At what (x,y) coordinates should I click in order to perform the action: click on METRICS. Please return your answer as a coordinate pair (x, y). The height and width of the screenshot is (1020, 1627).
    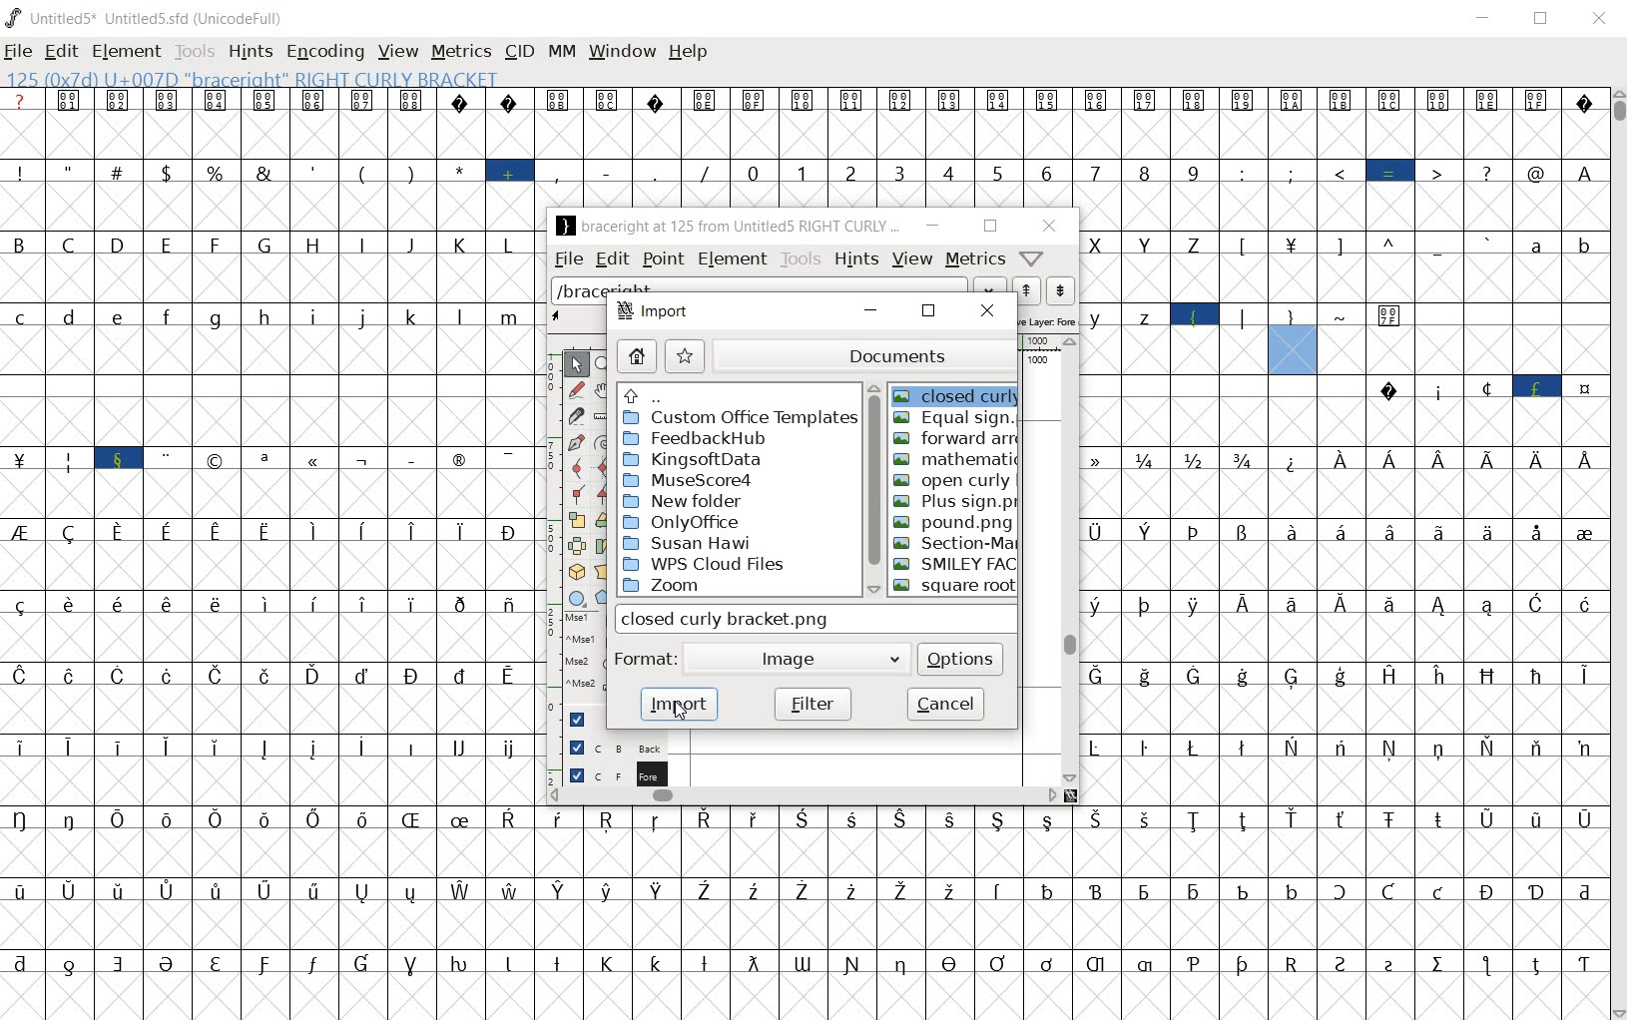
    Looking at the image, I should click on (460, 53).